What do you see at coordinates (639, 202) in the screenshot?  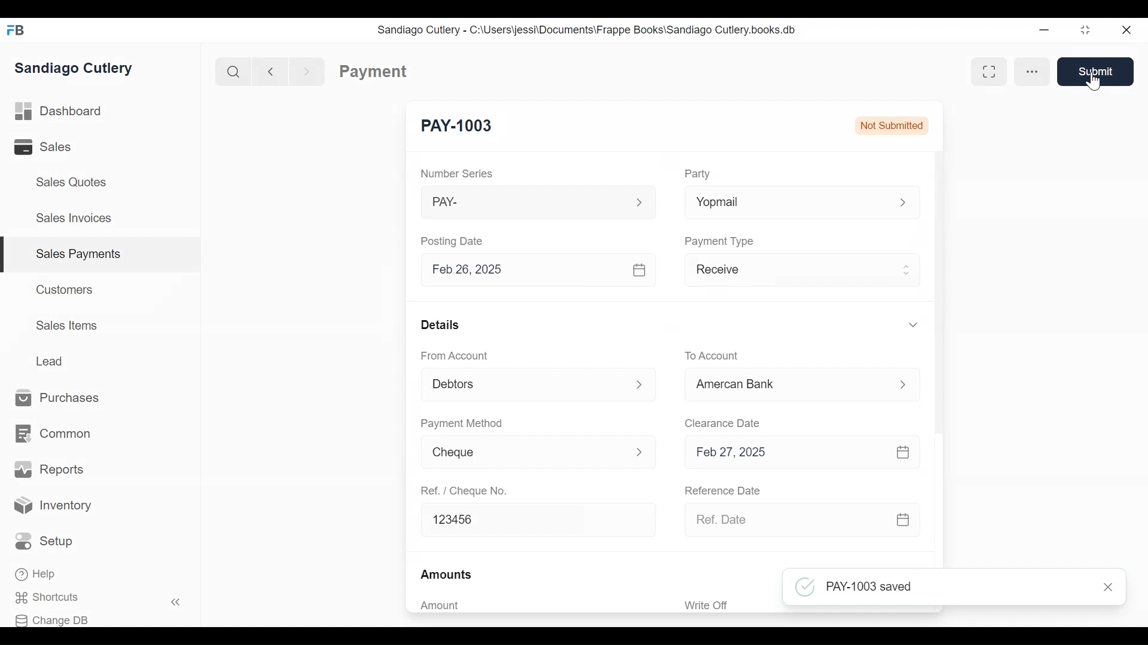 I see `Expand` at bounding box center [639, 202].